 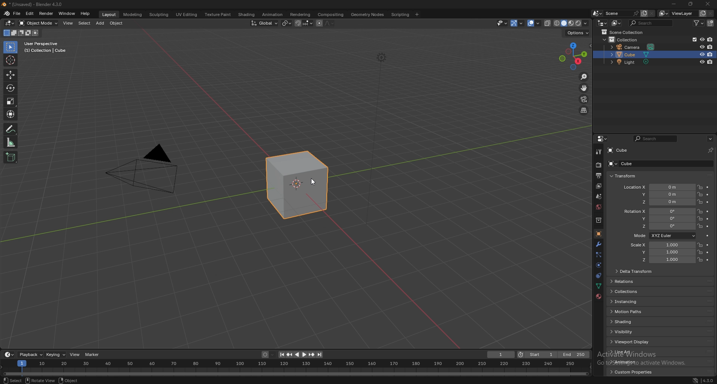 What do you see at coordinates (710, 150) in the screenshot?
I see `toggle pin id` at bounding box center [710, 150].